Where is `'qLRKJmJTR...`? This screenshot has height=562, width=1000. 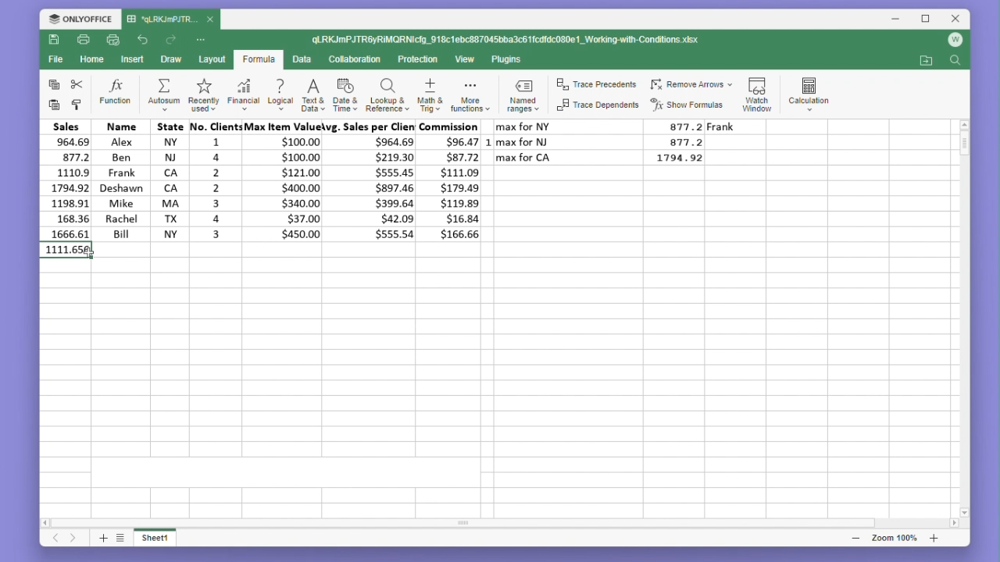
'qLRKJmJTR... is located at coordinates (161, 20).